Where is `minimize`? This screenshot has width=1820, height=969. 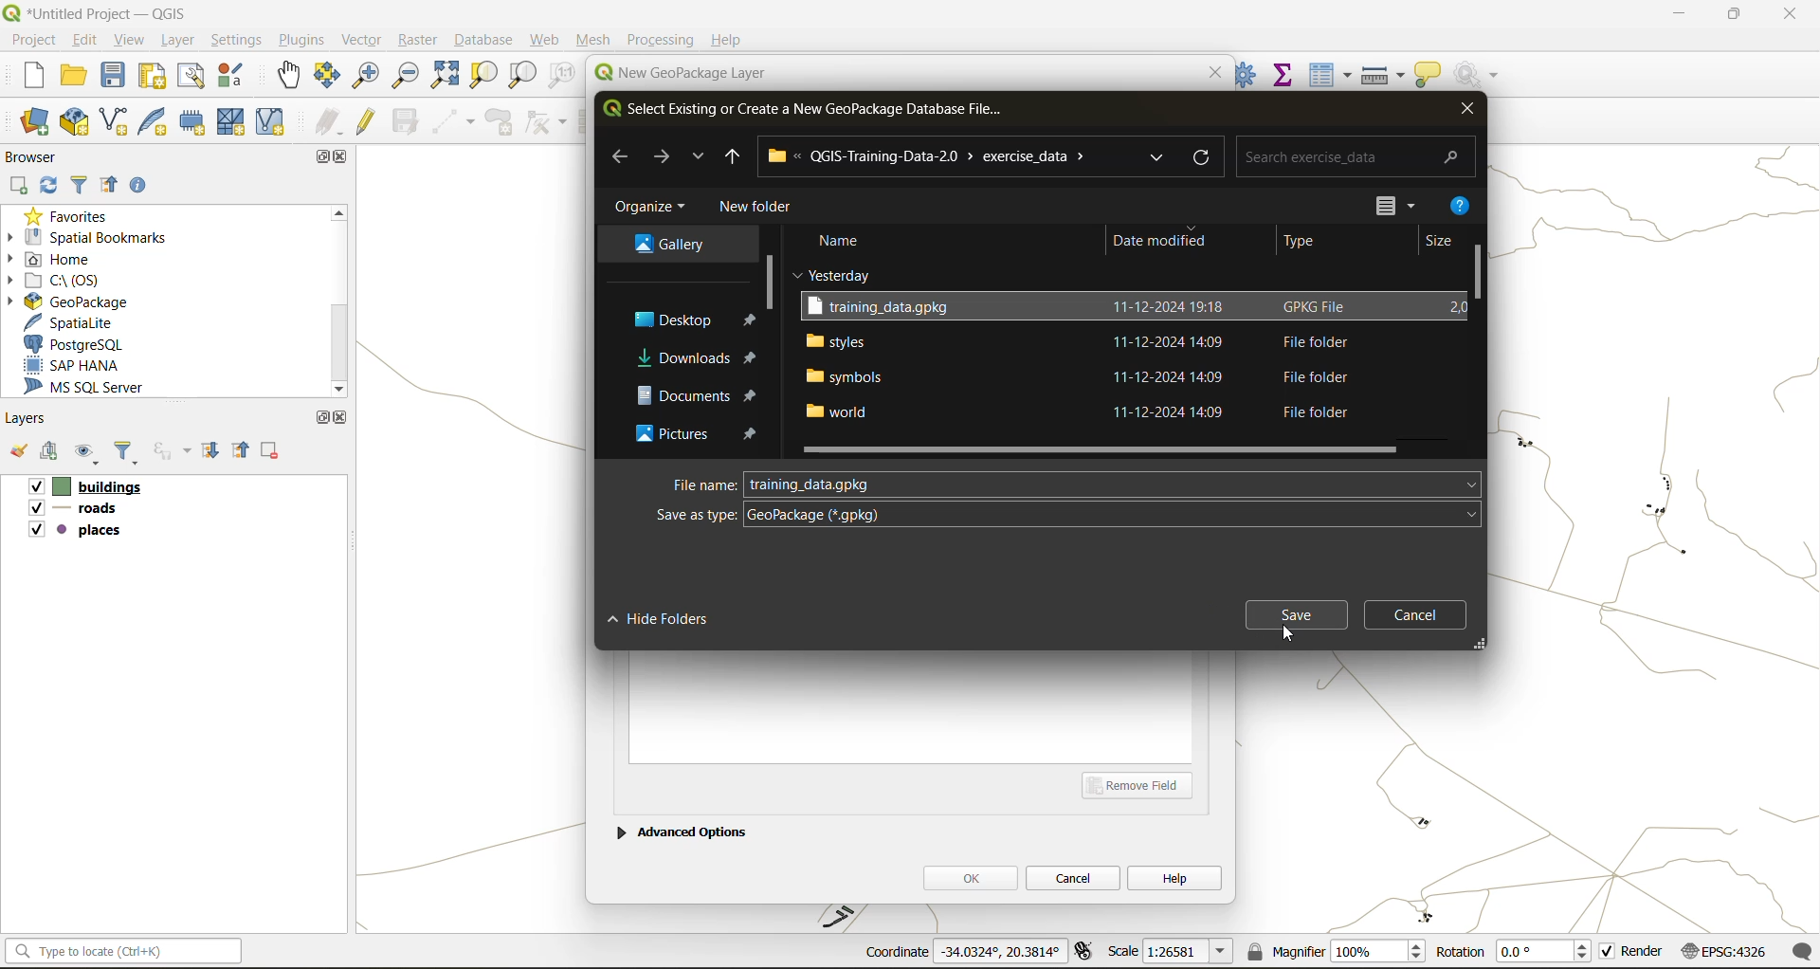
minimize is located at coordinates (1673, 17).